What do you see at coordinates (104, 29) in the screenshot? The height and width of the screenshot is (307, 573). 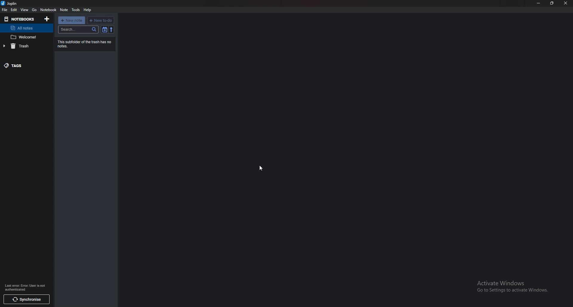 I see `toggle sort` at bounding box center [104, 29].